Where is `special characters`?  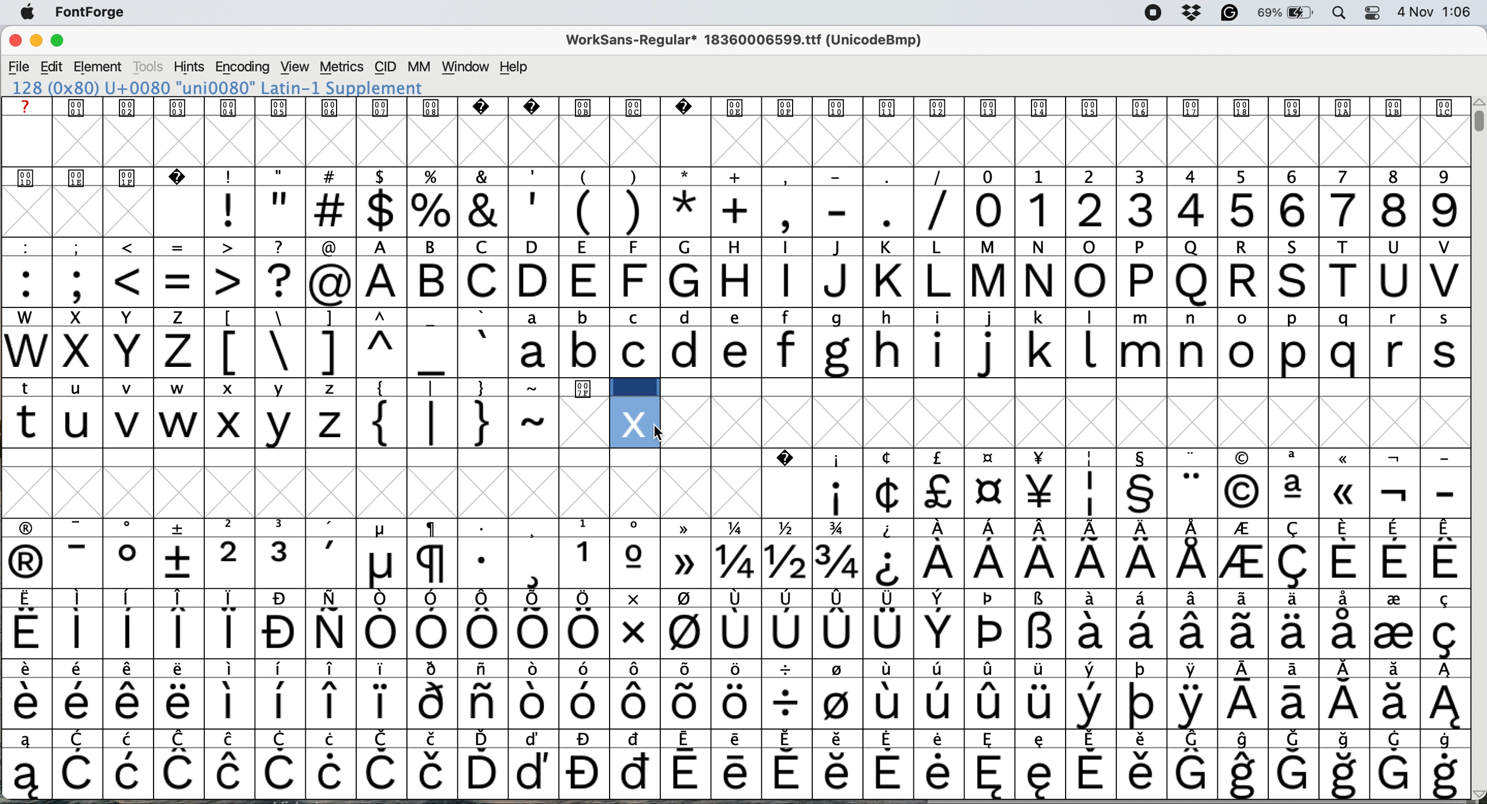
special characters is located at coordinates (358, 388).